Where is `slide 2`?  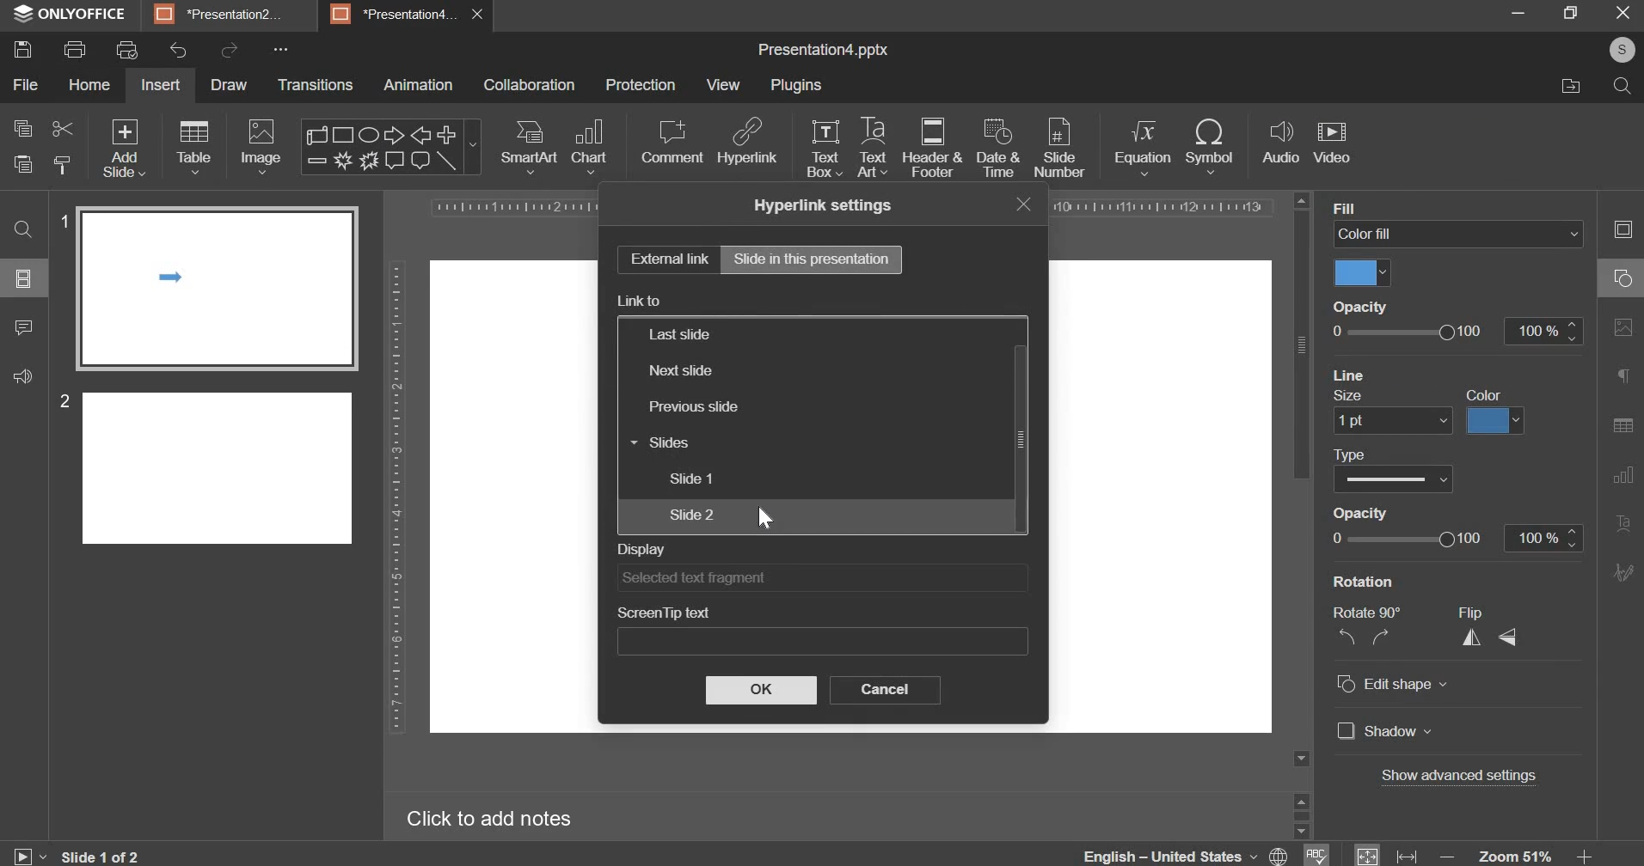
slide 2 is located at coordinates (690, 514).